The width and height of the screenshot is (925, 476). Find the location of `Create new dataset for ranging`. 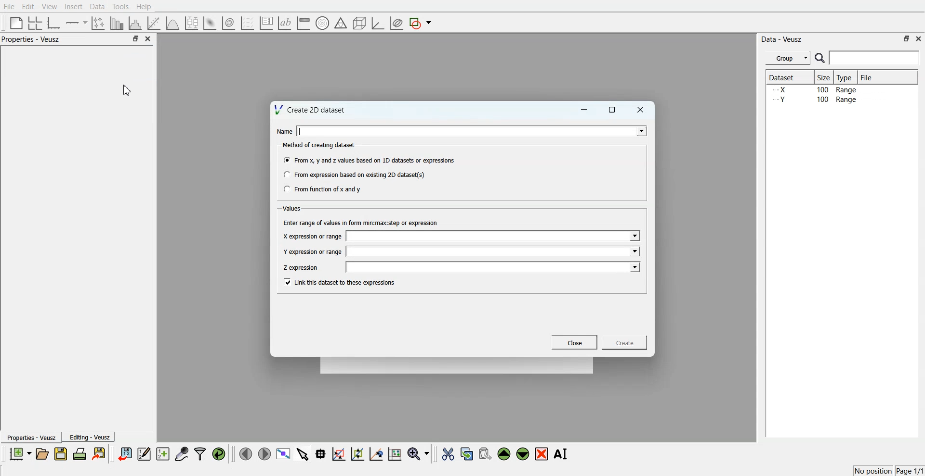

Create new dataset for ranging is located at coordinates (162, 454).